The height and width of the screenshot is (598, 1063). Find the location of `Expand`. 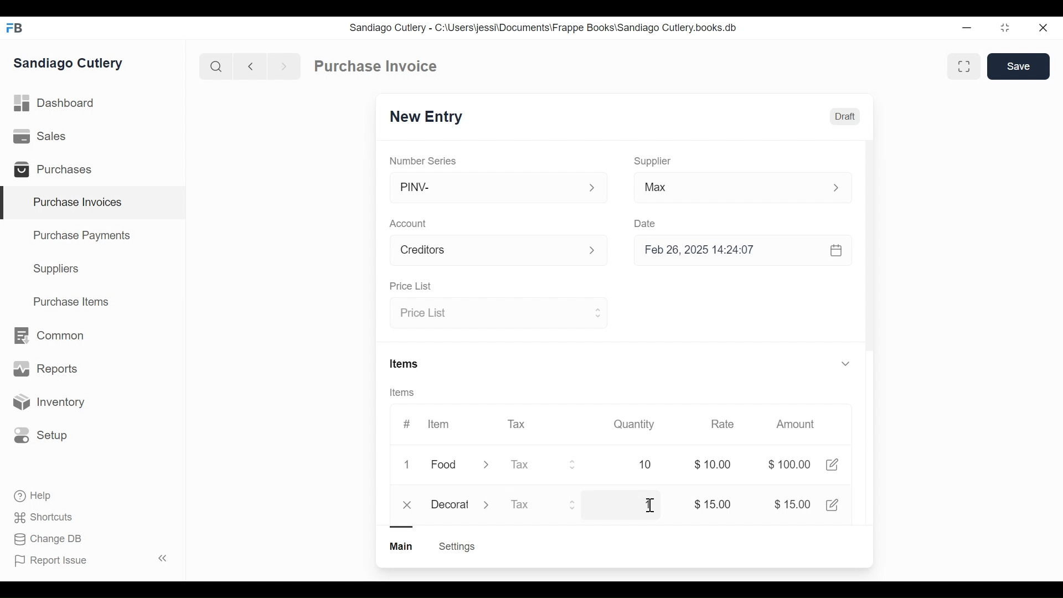

Expand is located at coordinates (488, 504).